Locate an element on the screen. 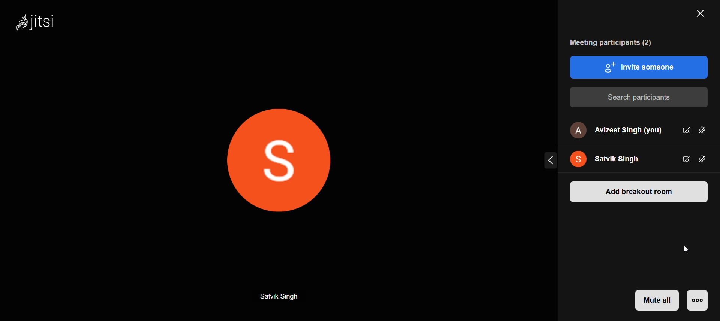 This screenshot has height=321, width=720. display picture is located at coordinates (287, 161).